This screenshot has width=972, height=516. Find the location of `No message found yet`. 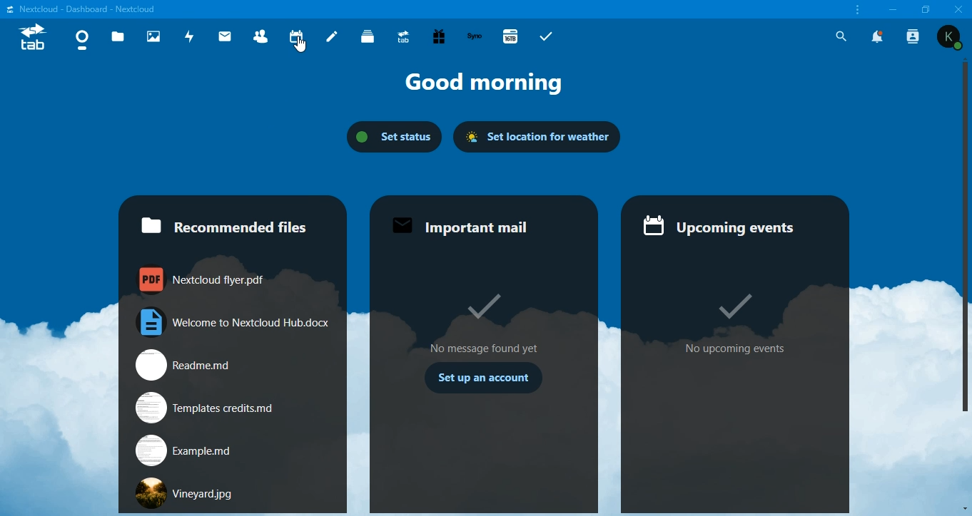

No message found yet is located at coordinates (485, 348).